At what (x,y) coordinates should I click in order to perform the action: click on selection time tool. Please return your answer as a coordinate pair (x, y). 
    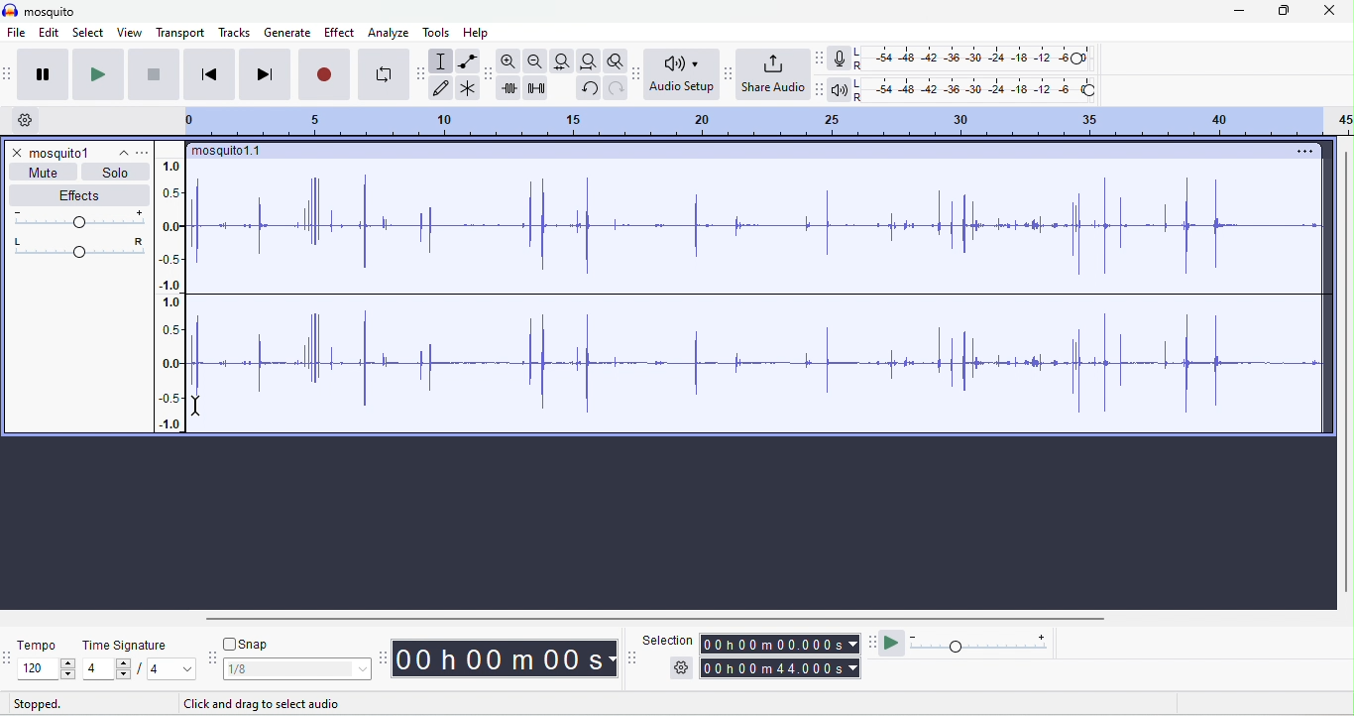
    Looking at the image, I should click on (633, 657).